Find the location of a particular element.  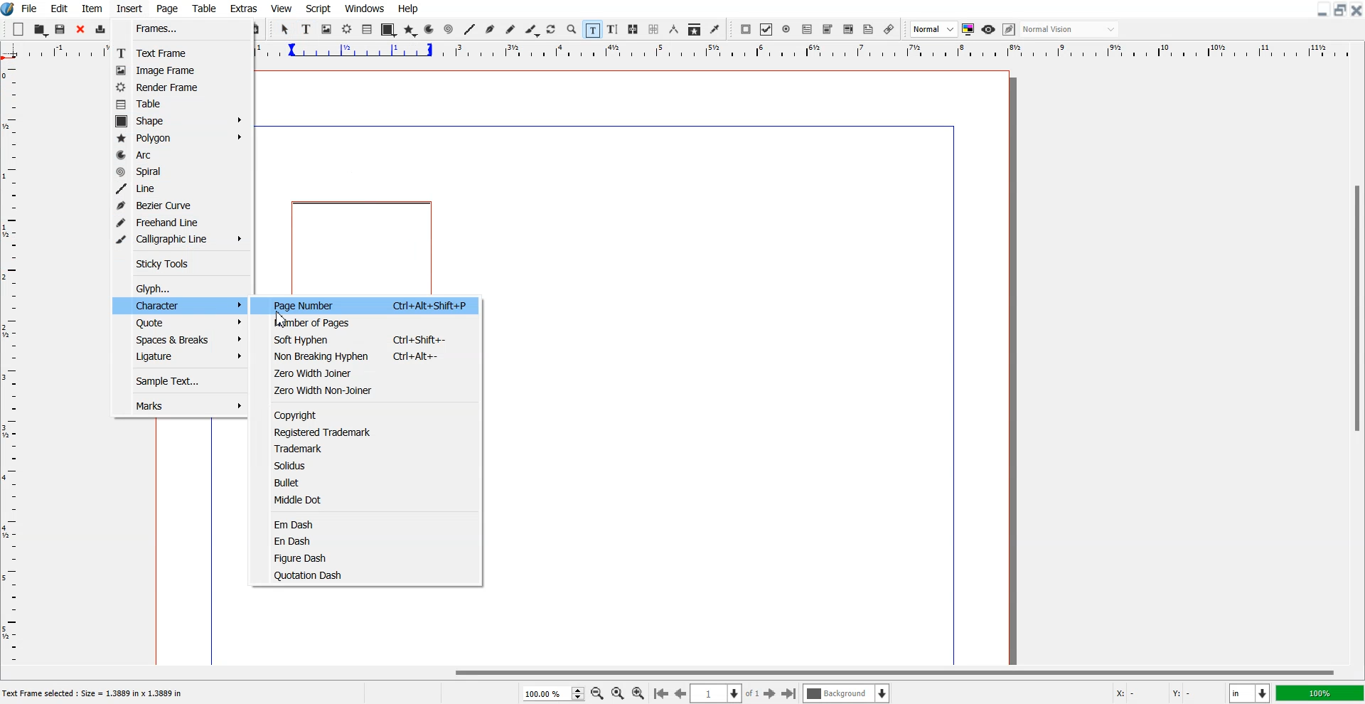

Spiral is located at coordinates (448, 30).